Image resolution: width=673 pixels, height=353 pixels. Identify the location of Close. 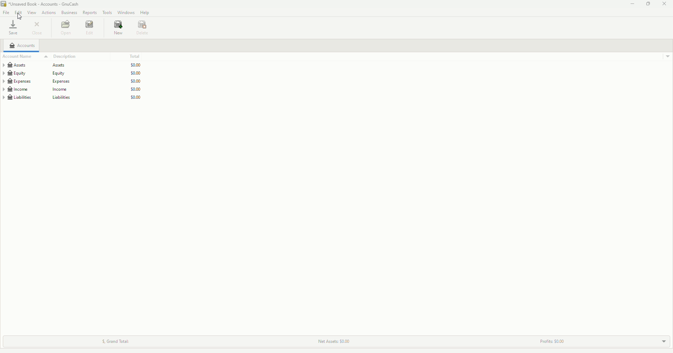
(36, 29).